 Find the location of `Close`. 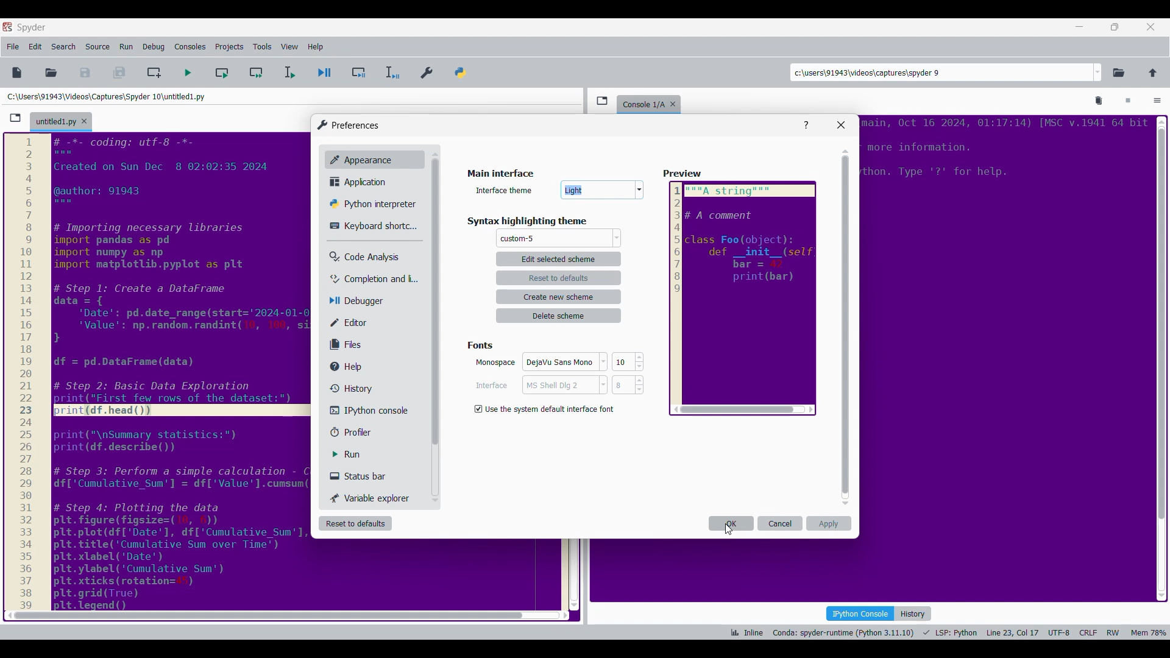

Close is located at coordinates (841, 125).